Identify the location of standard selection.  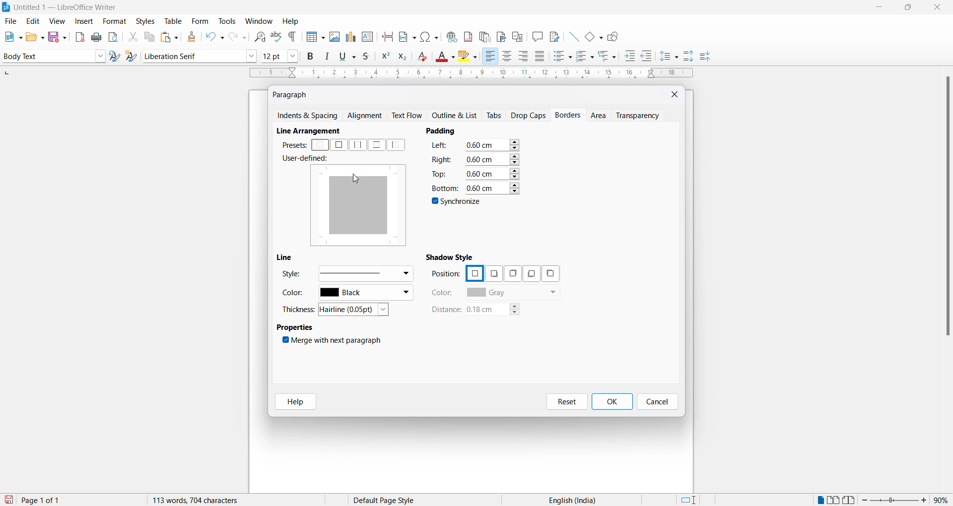
(689, 500).